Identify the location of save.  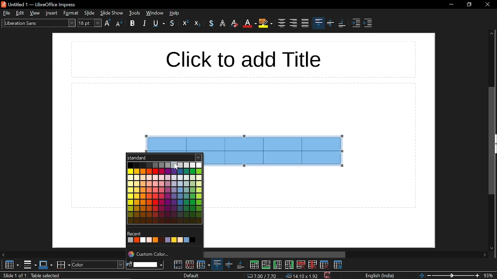
(327, 275).